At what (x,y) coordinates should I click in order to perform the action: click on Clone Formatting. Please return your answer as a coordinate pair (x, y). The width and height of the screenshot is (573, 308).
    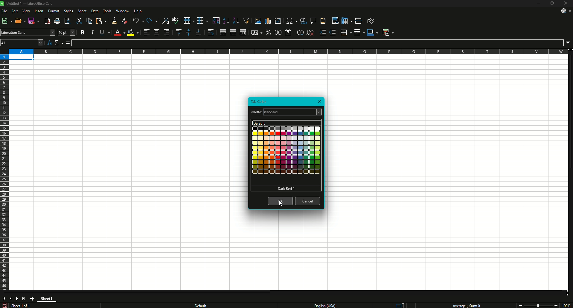
    Looking at the image, I should click on (115, 21).